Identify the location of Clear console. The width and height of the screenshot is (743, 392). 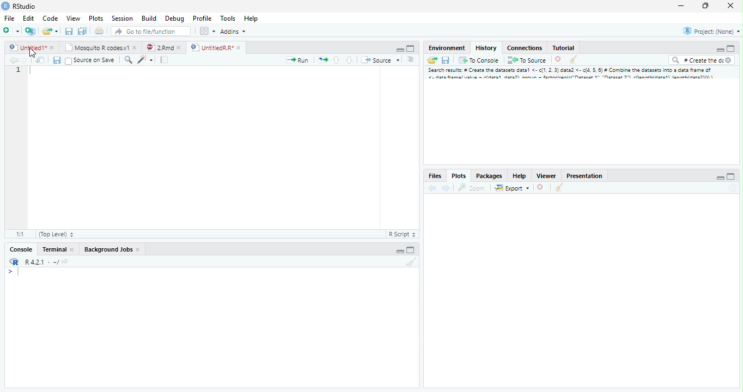
(575, 60).